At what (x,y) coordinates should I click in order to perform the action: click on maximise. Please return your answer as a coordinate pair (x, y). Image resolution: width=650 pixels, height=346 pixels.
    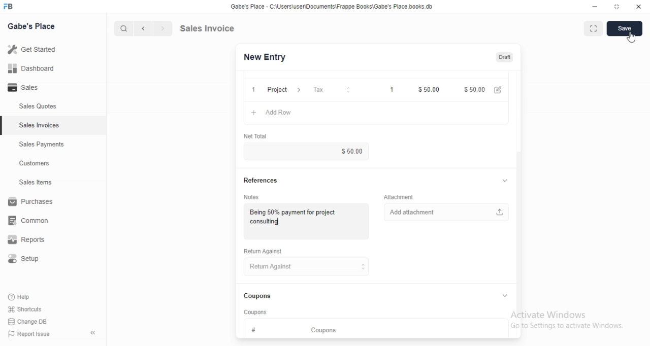
    Looking at the image, I should click on (591, 27).